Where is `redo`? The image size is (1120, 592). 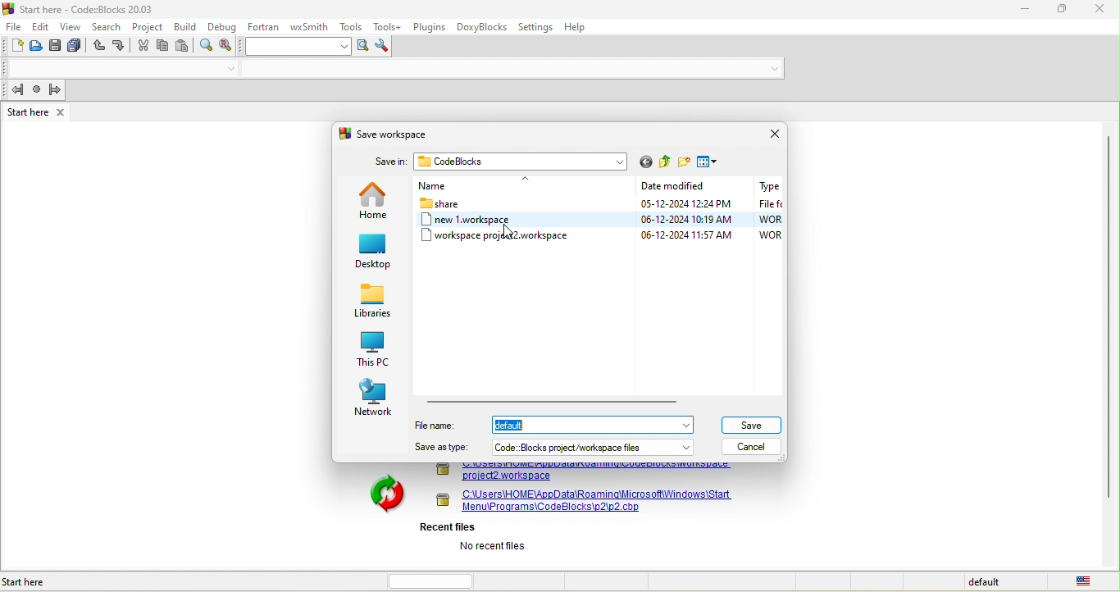 redo is located at coordinates (121, 46).